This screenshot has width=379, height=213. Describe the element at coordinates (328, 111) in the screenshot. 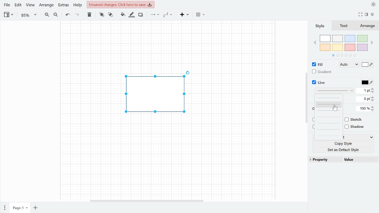

I see `dashed 2` at that location.